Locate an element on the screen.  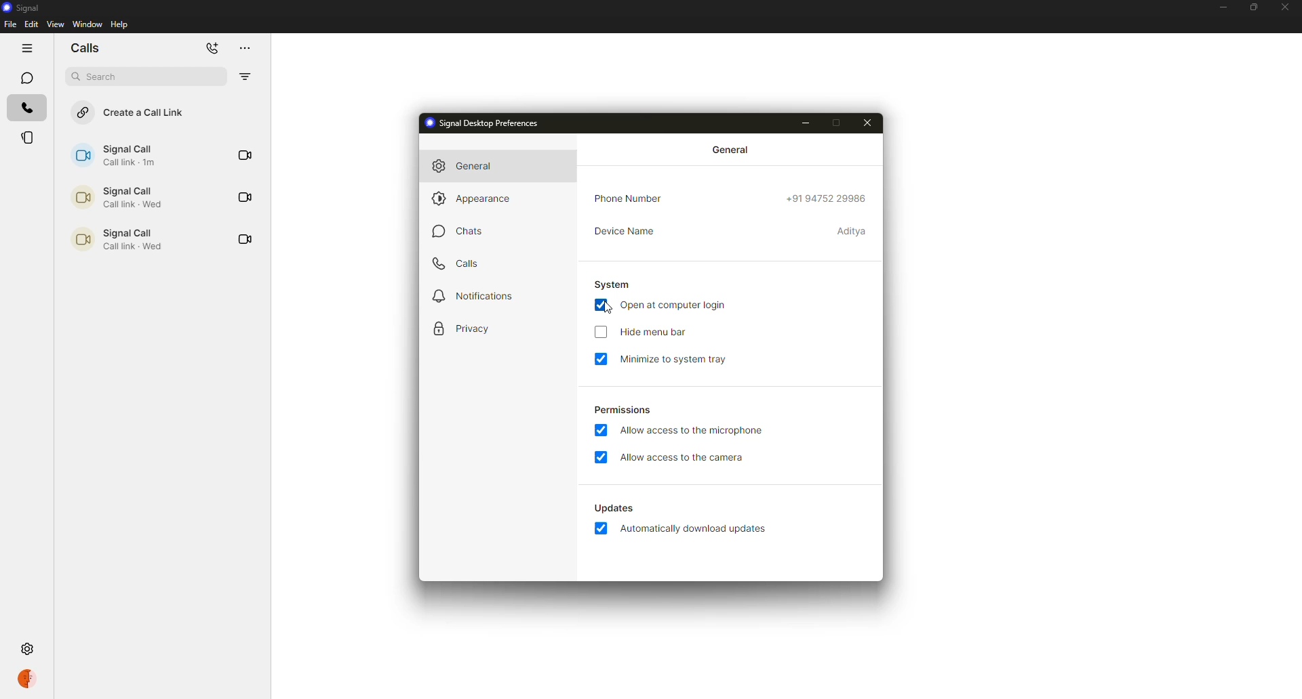
permissions is located at coordinates (621, 411).